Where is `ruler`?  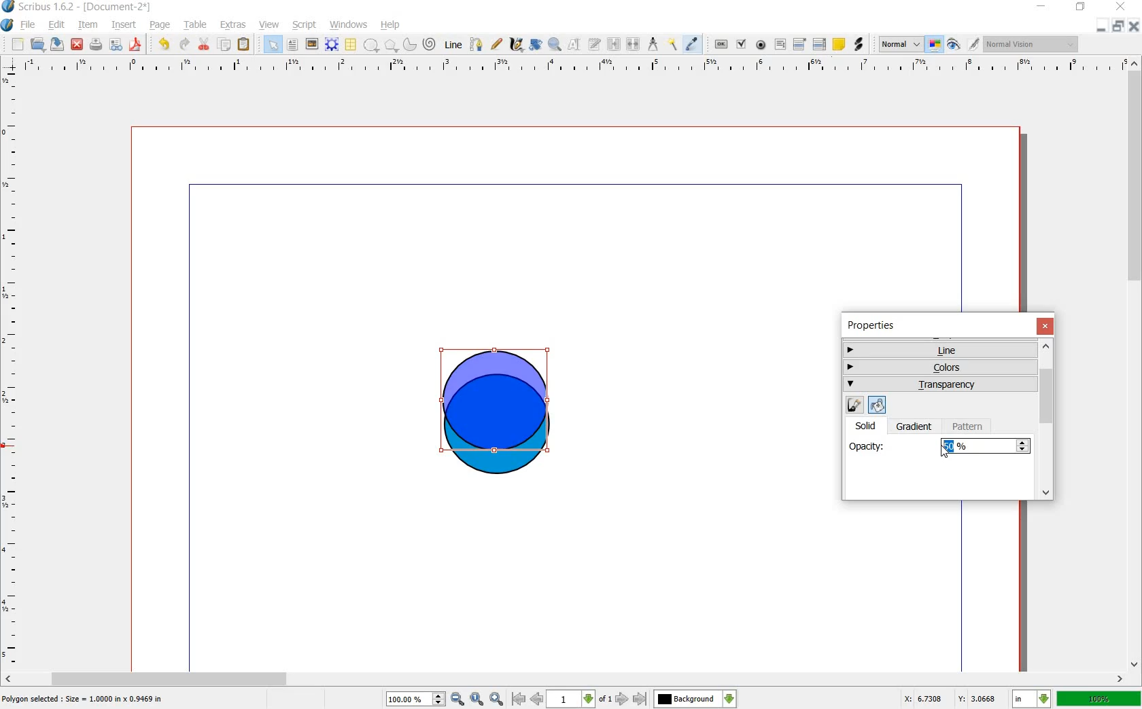
ruler is located at coordinates (11, 369).